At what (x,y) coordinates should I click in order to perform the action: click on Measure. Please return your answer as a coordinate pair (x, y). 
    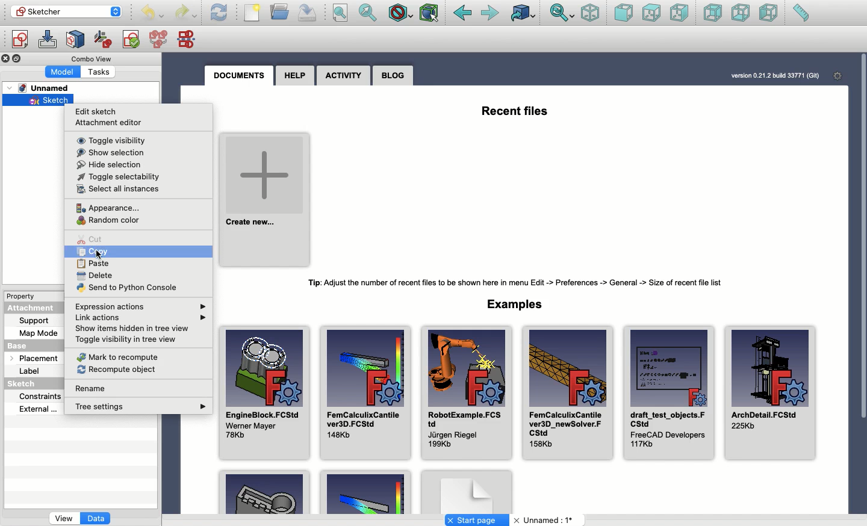
    Looking at the image, I should click on (801, 13).